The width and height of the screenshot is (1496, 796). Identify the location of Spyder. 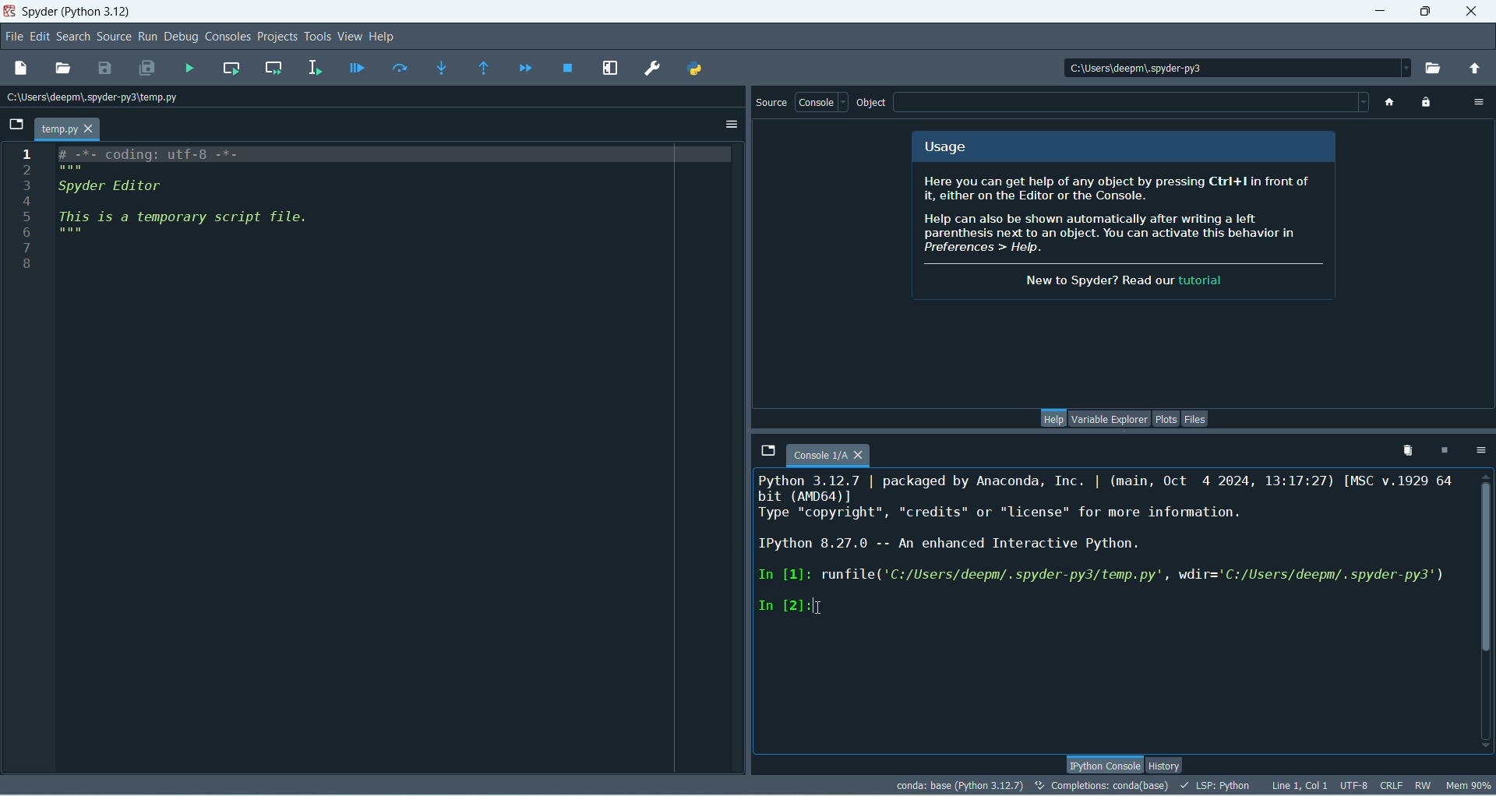
(83, 13).